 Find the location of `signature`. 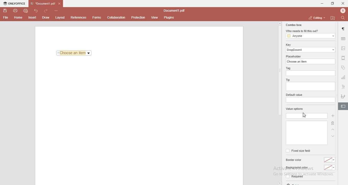

signature is located at coordinates (343, 96).